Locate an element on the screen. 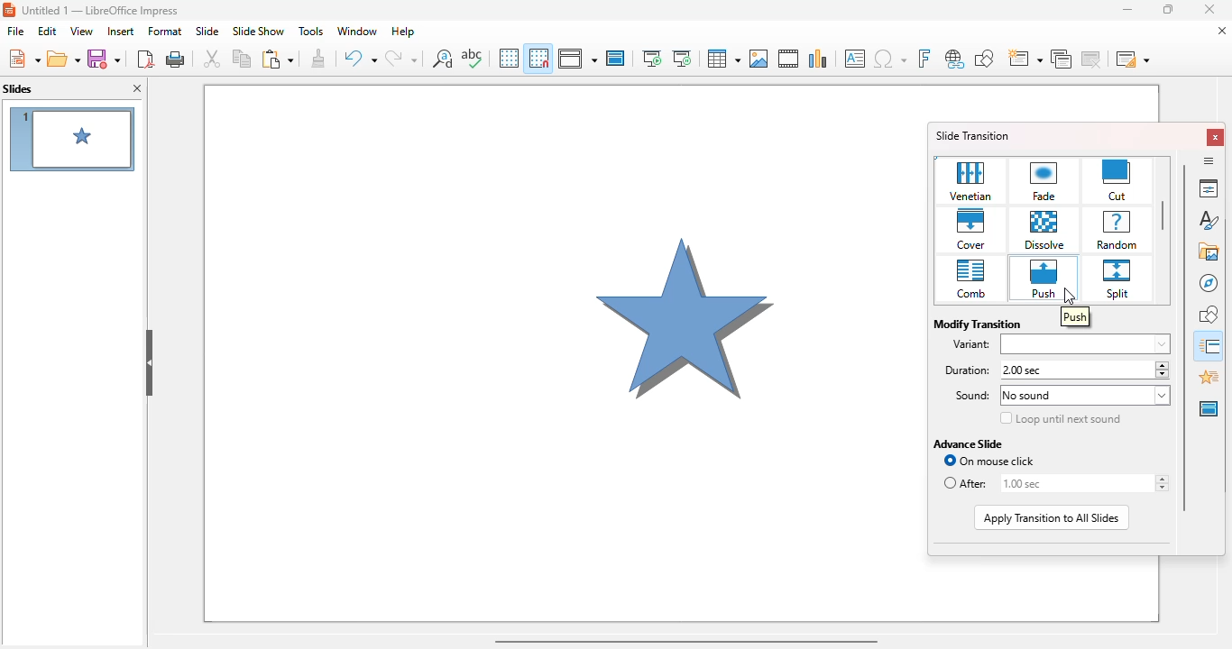 This screenshot has width=1232, height=649. duplicate slide is located at coordinates (1062, 59).